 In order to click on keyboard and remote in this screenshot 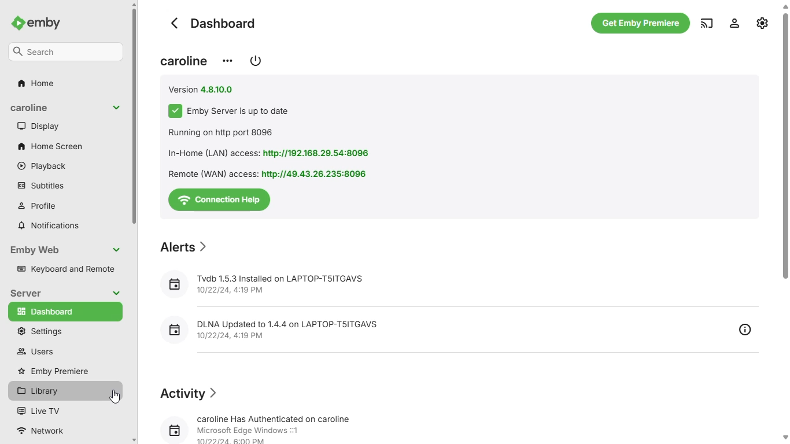, I will do `click(65, 269)`.